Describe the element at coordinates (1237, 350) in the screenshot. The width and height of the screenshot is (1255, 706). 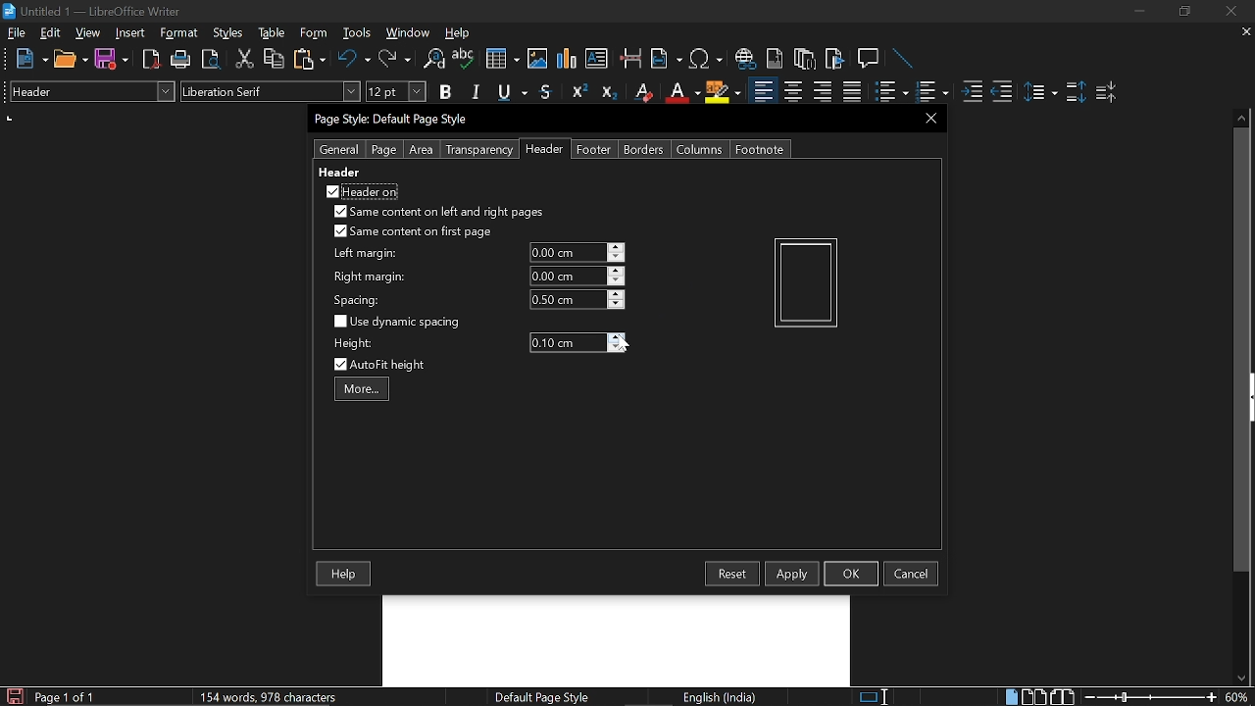
I see `vertical scrollbar` at that location.